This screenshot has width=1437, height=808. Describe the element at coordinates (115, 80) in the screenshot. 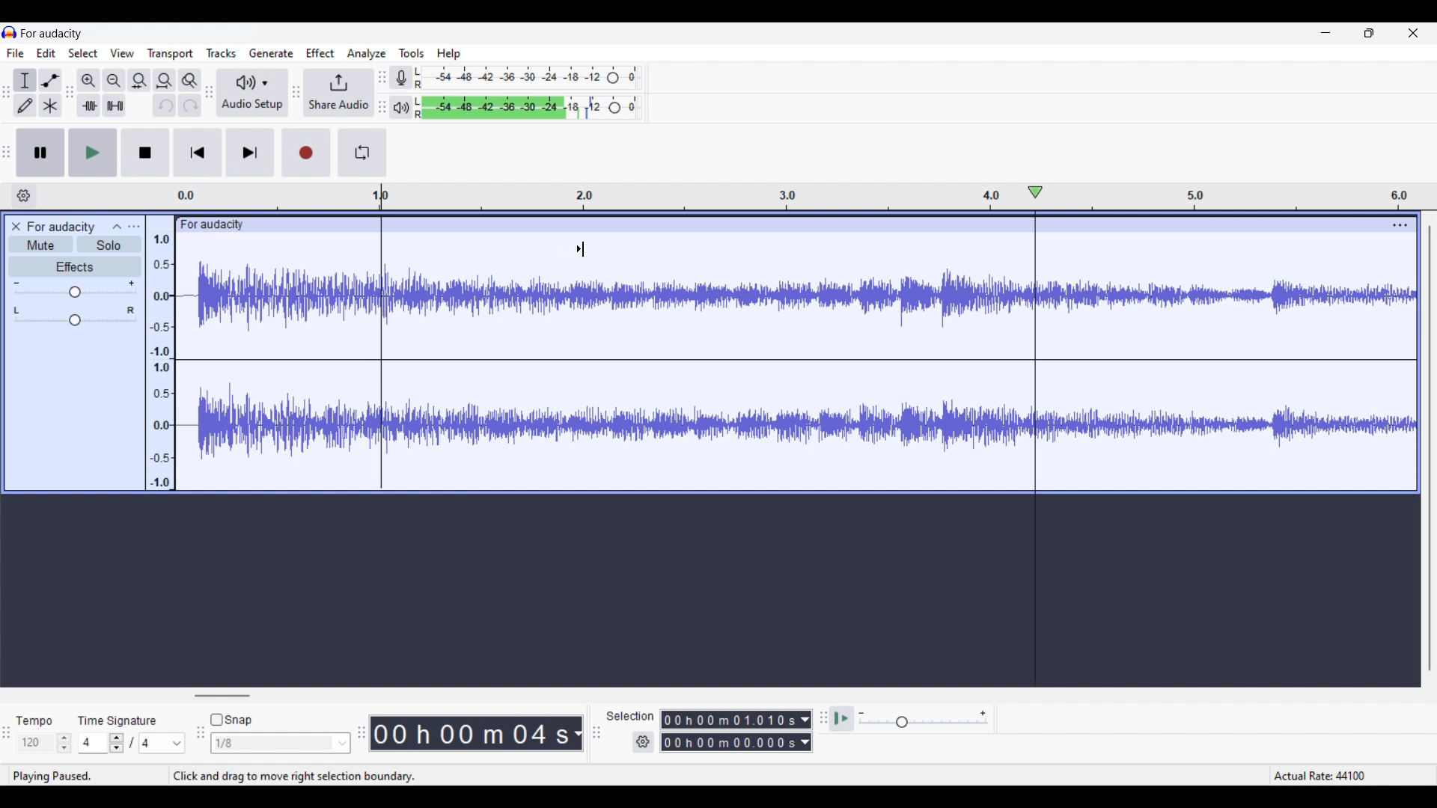

I see `Zoom out` at that location.